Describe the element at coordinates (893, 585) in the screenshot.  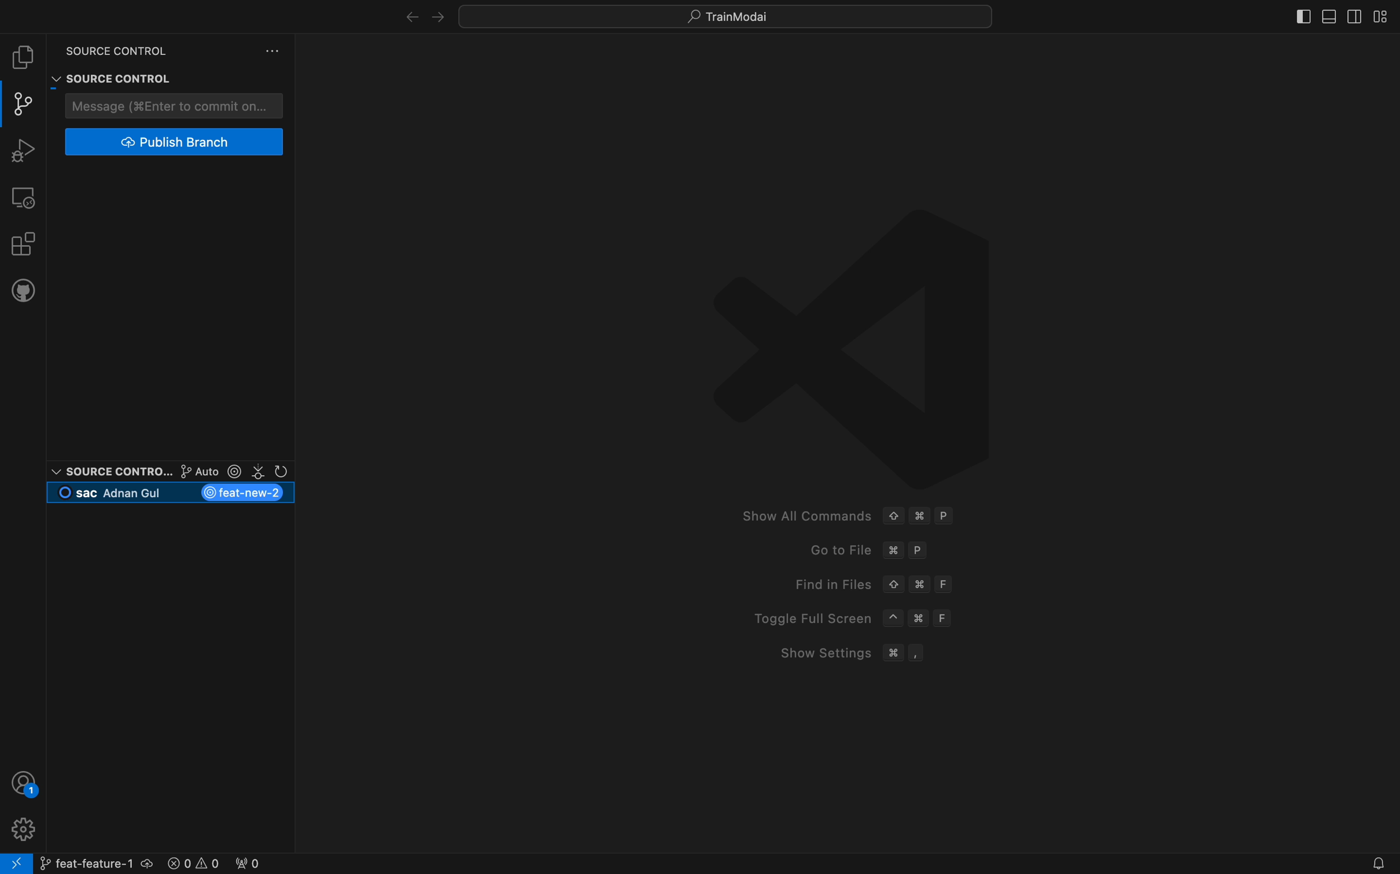
I see `Up` at that location.